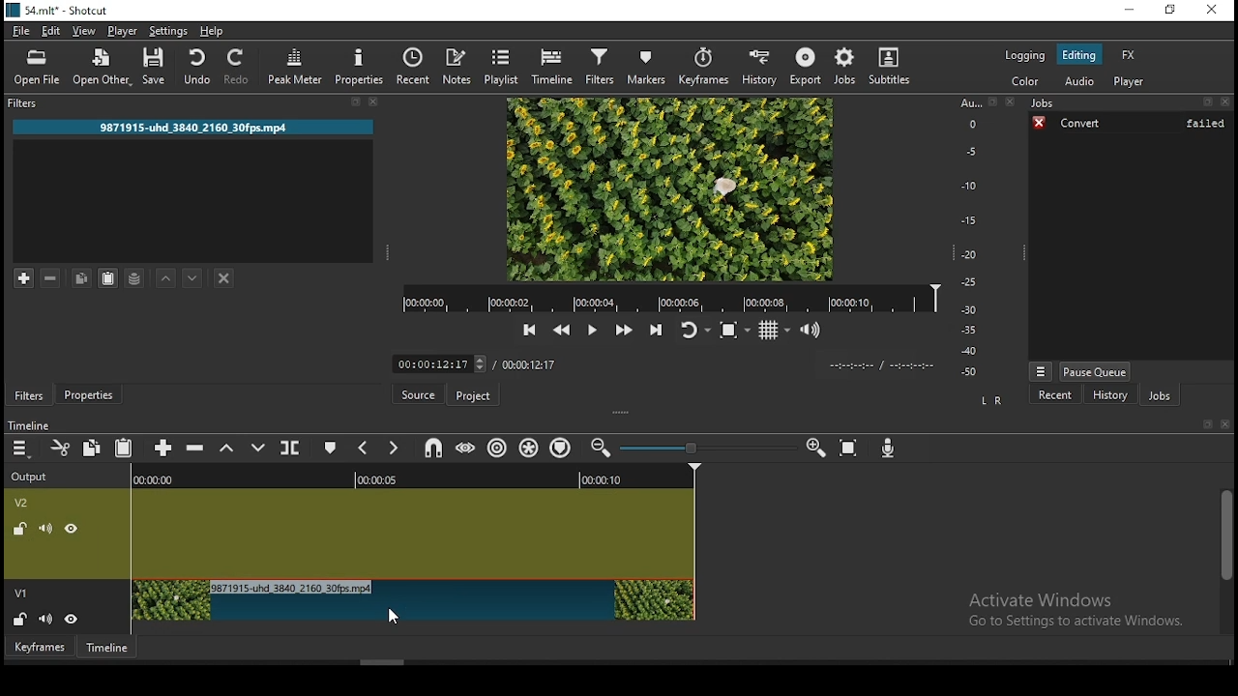 The image size is (1238, 696). Describe the element at coordinates (651, 67) in the screenshot. I see `markers` at that location.